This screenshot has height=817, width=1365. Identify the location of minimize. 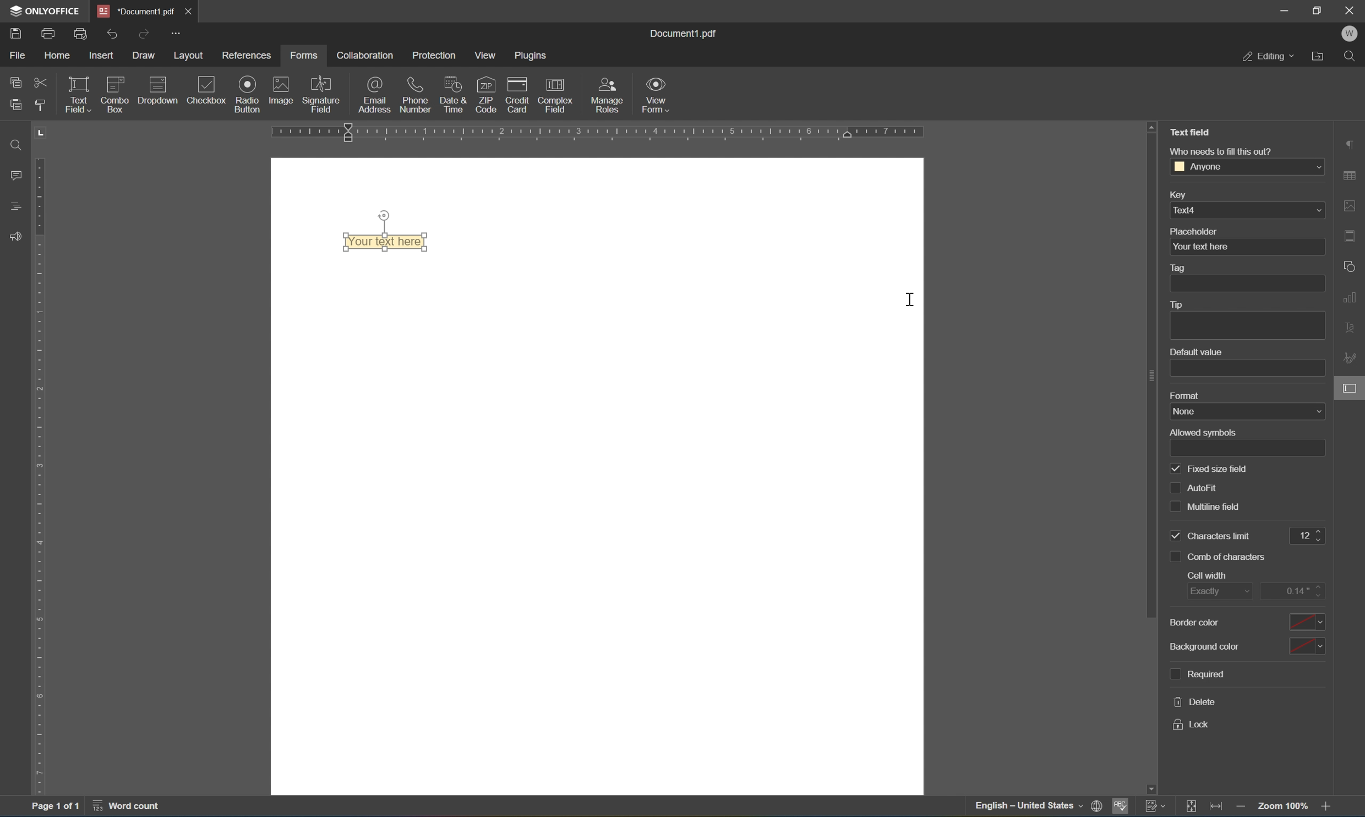
(1278, 9).